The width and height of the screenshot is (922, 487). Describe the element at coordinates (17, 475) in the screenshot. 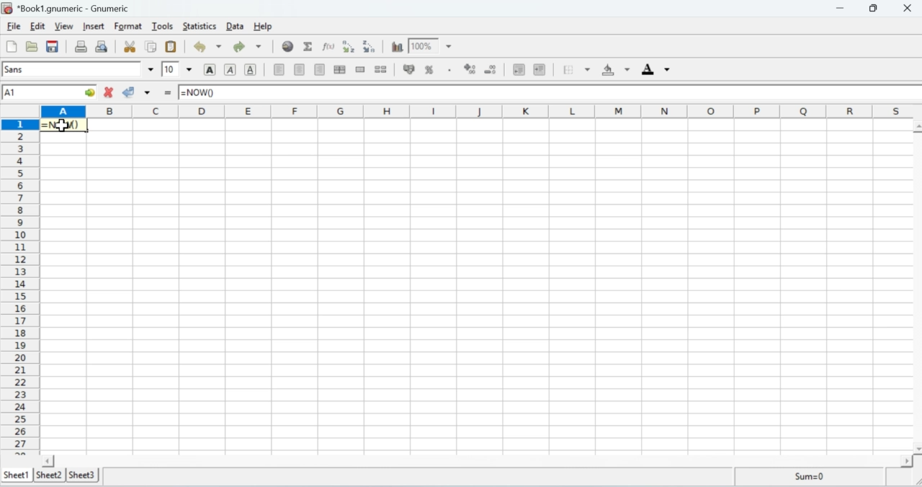

I see `Sheet 1 ` at that location.